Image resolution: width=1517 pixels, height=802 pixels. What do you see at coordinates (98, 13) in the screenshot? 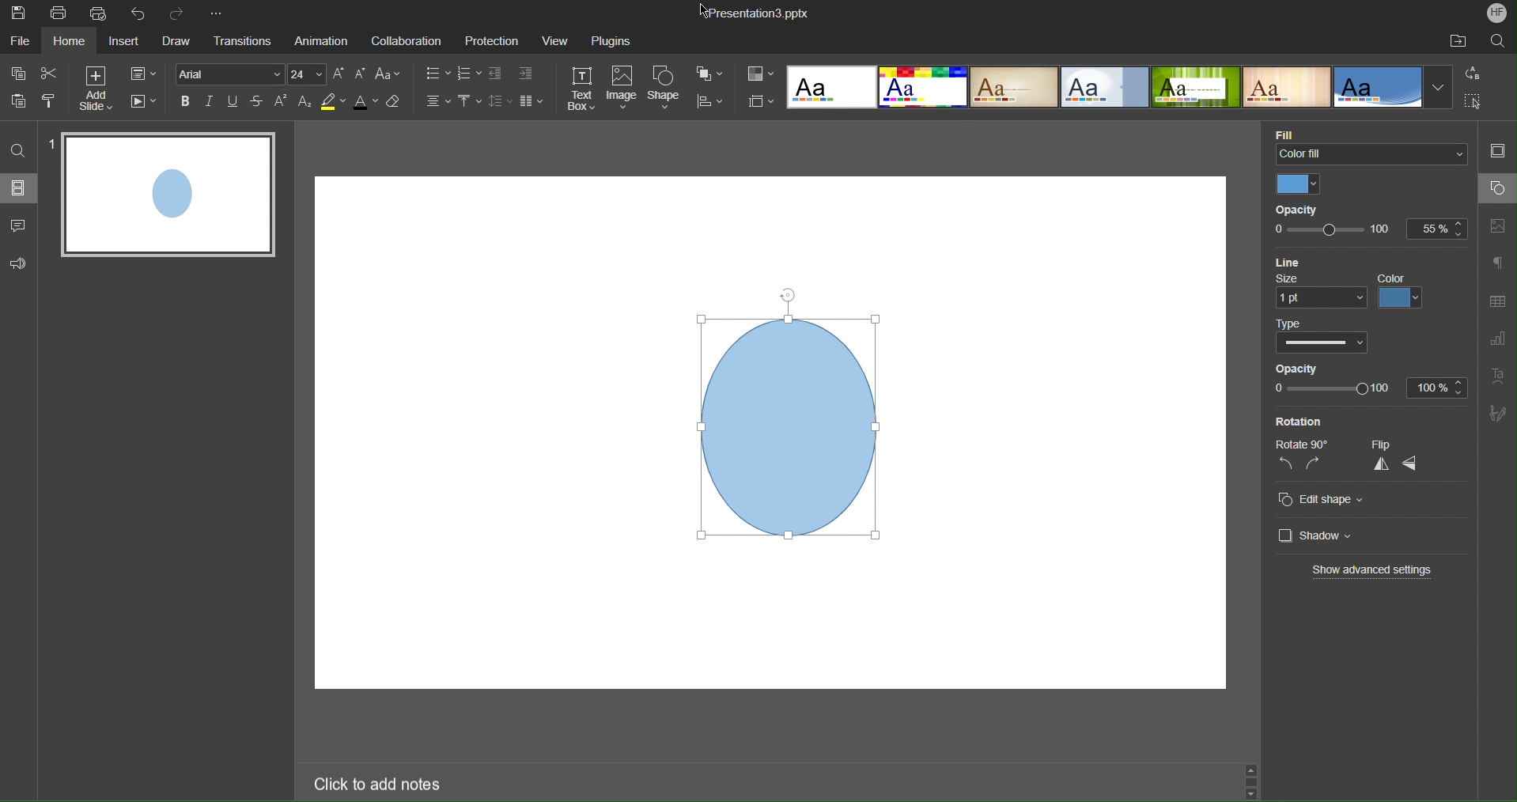
I see `Quick Print` at bounding box center [98, 13].